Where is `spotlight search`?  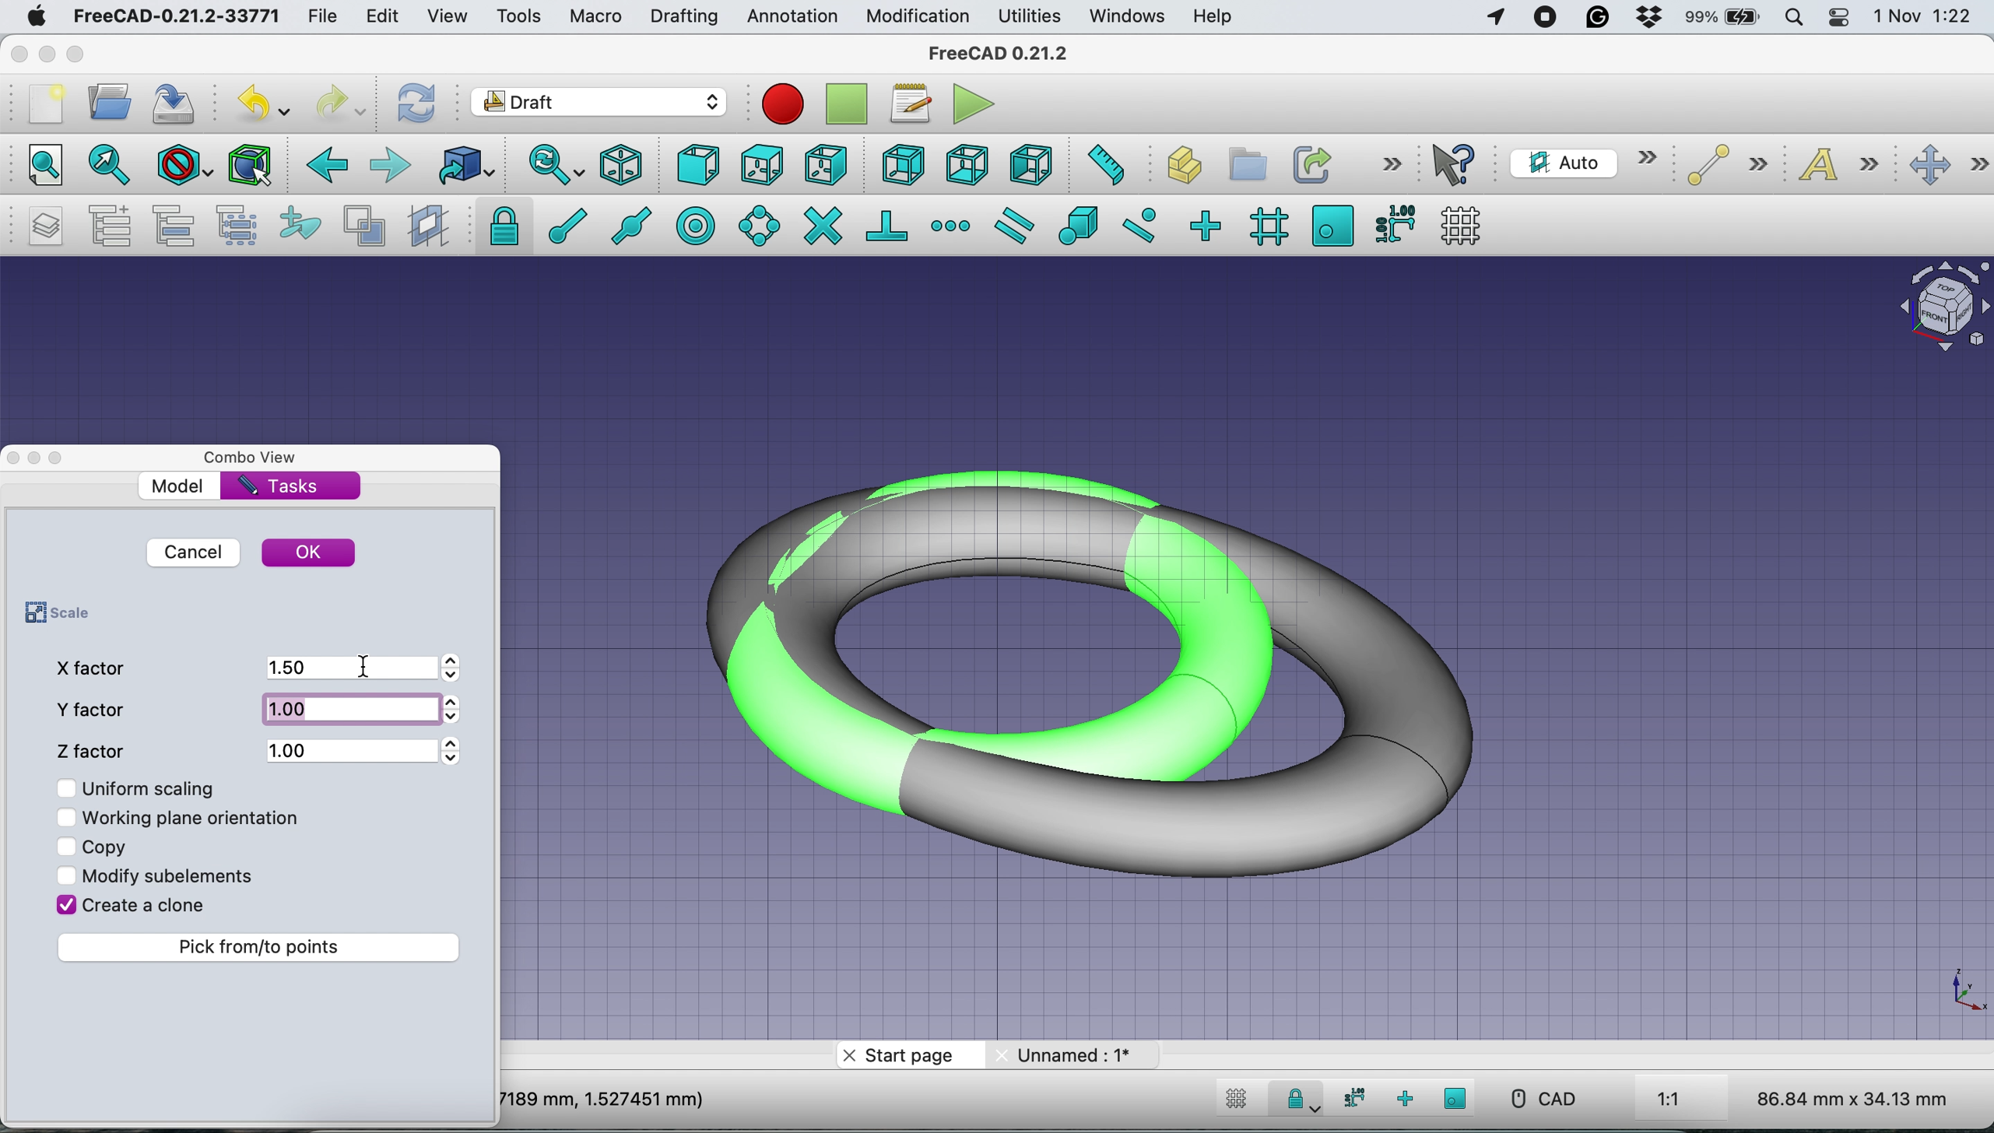
spotlight search is located at coordinates (1796, 16).